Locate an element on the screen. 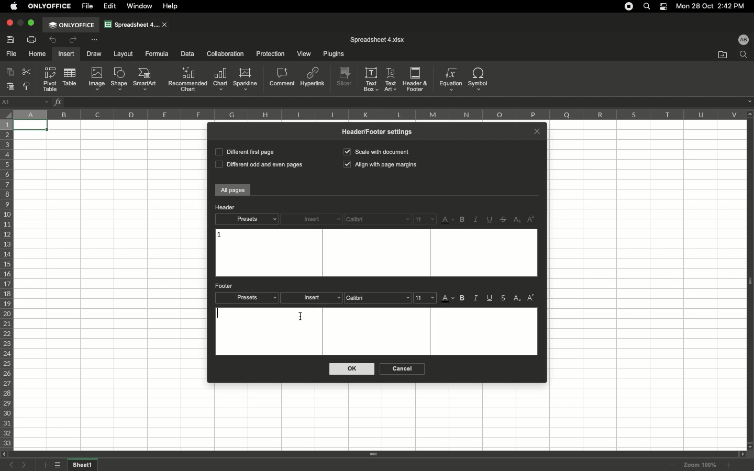  Header/Footer settings is located at coordinates (381, 131).